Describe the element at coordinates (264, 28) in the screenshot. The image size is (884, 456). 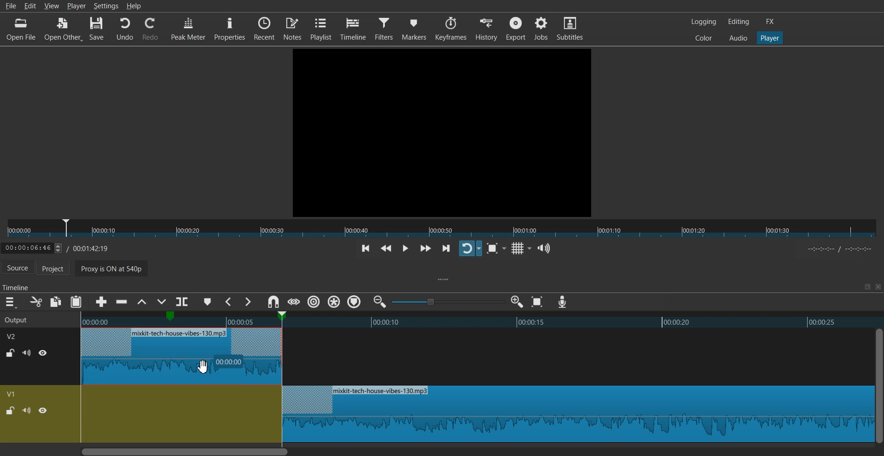
I see `Recent` at that location.